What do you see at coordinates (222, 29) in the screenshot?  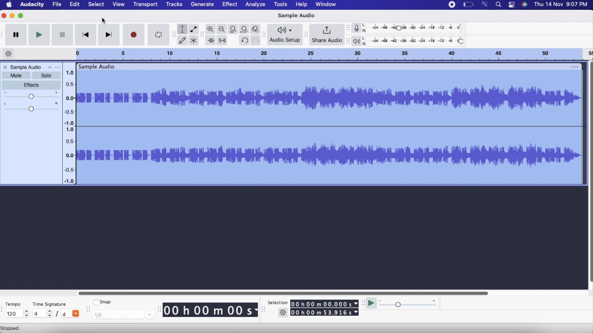 I see `Zoom out` at bounding box center [222, 29].